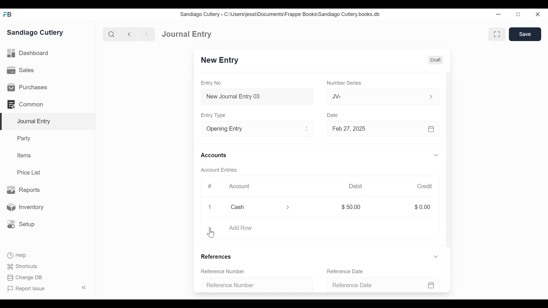  What do you see at coordinates (21, 70) in the screenshot?
I see `Sales` at bounding box center [21, 70].